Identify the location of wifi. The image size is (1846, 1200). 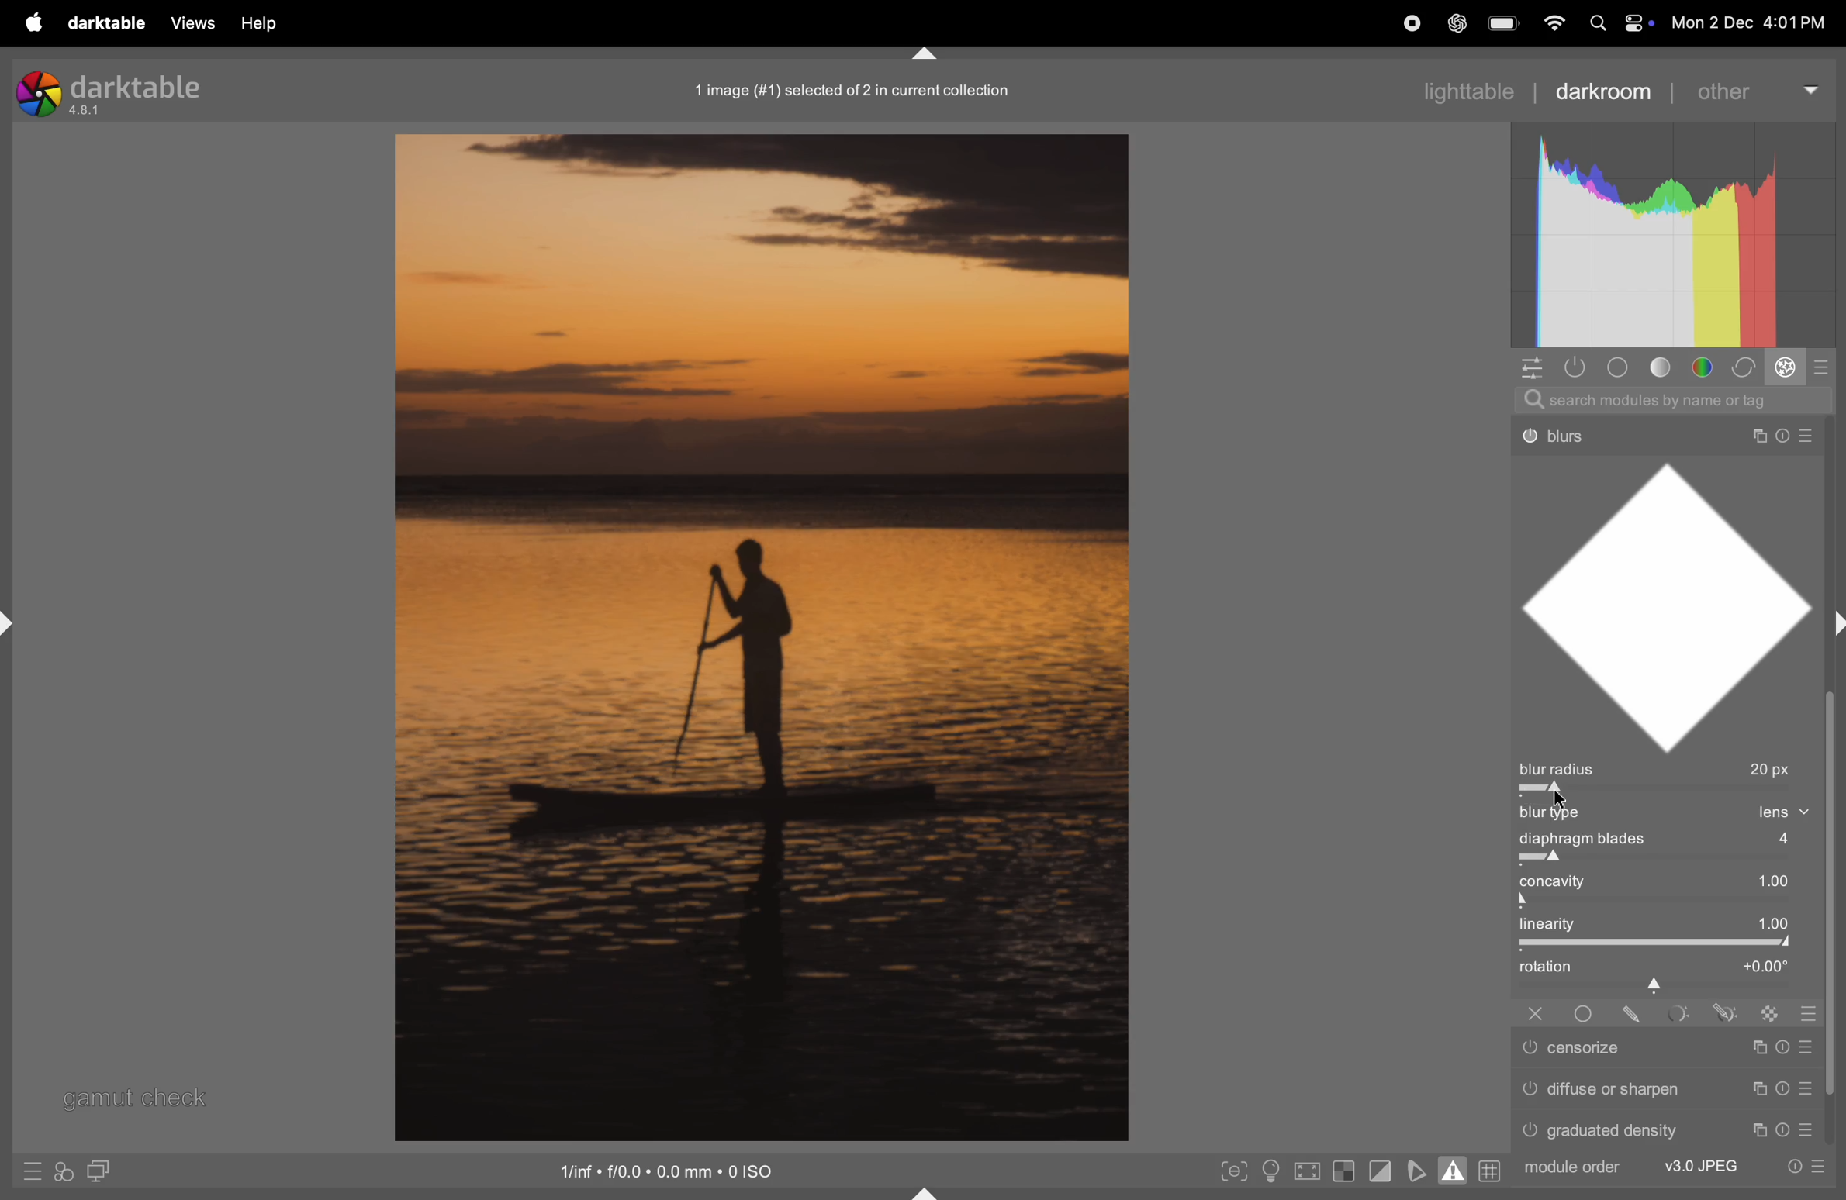
(1554, 22).